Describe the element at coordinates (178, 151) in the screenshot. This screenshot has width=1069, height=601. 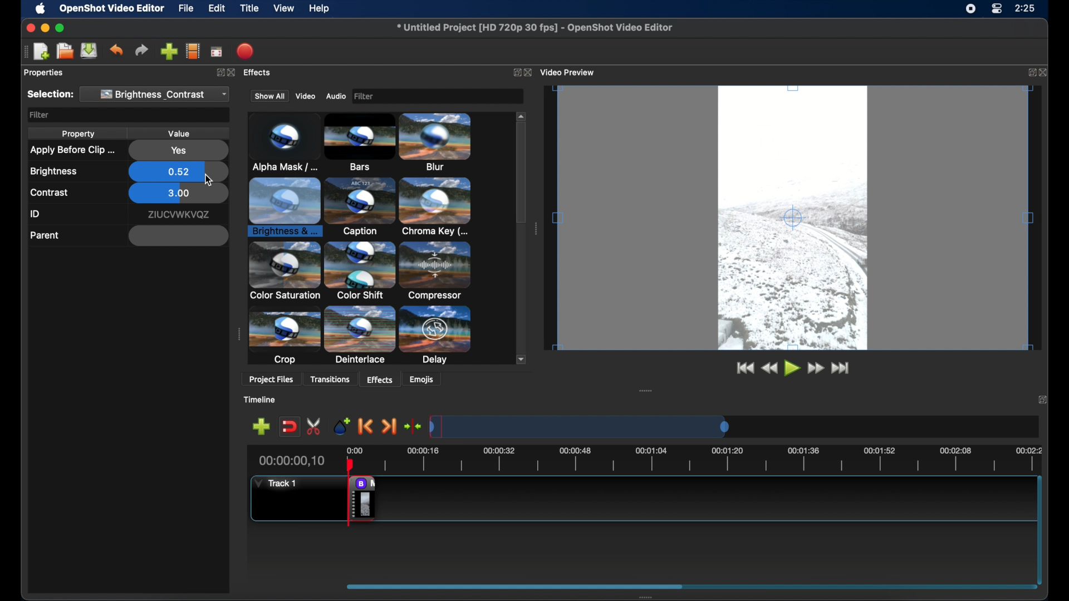
I see `yes` at that location.